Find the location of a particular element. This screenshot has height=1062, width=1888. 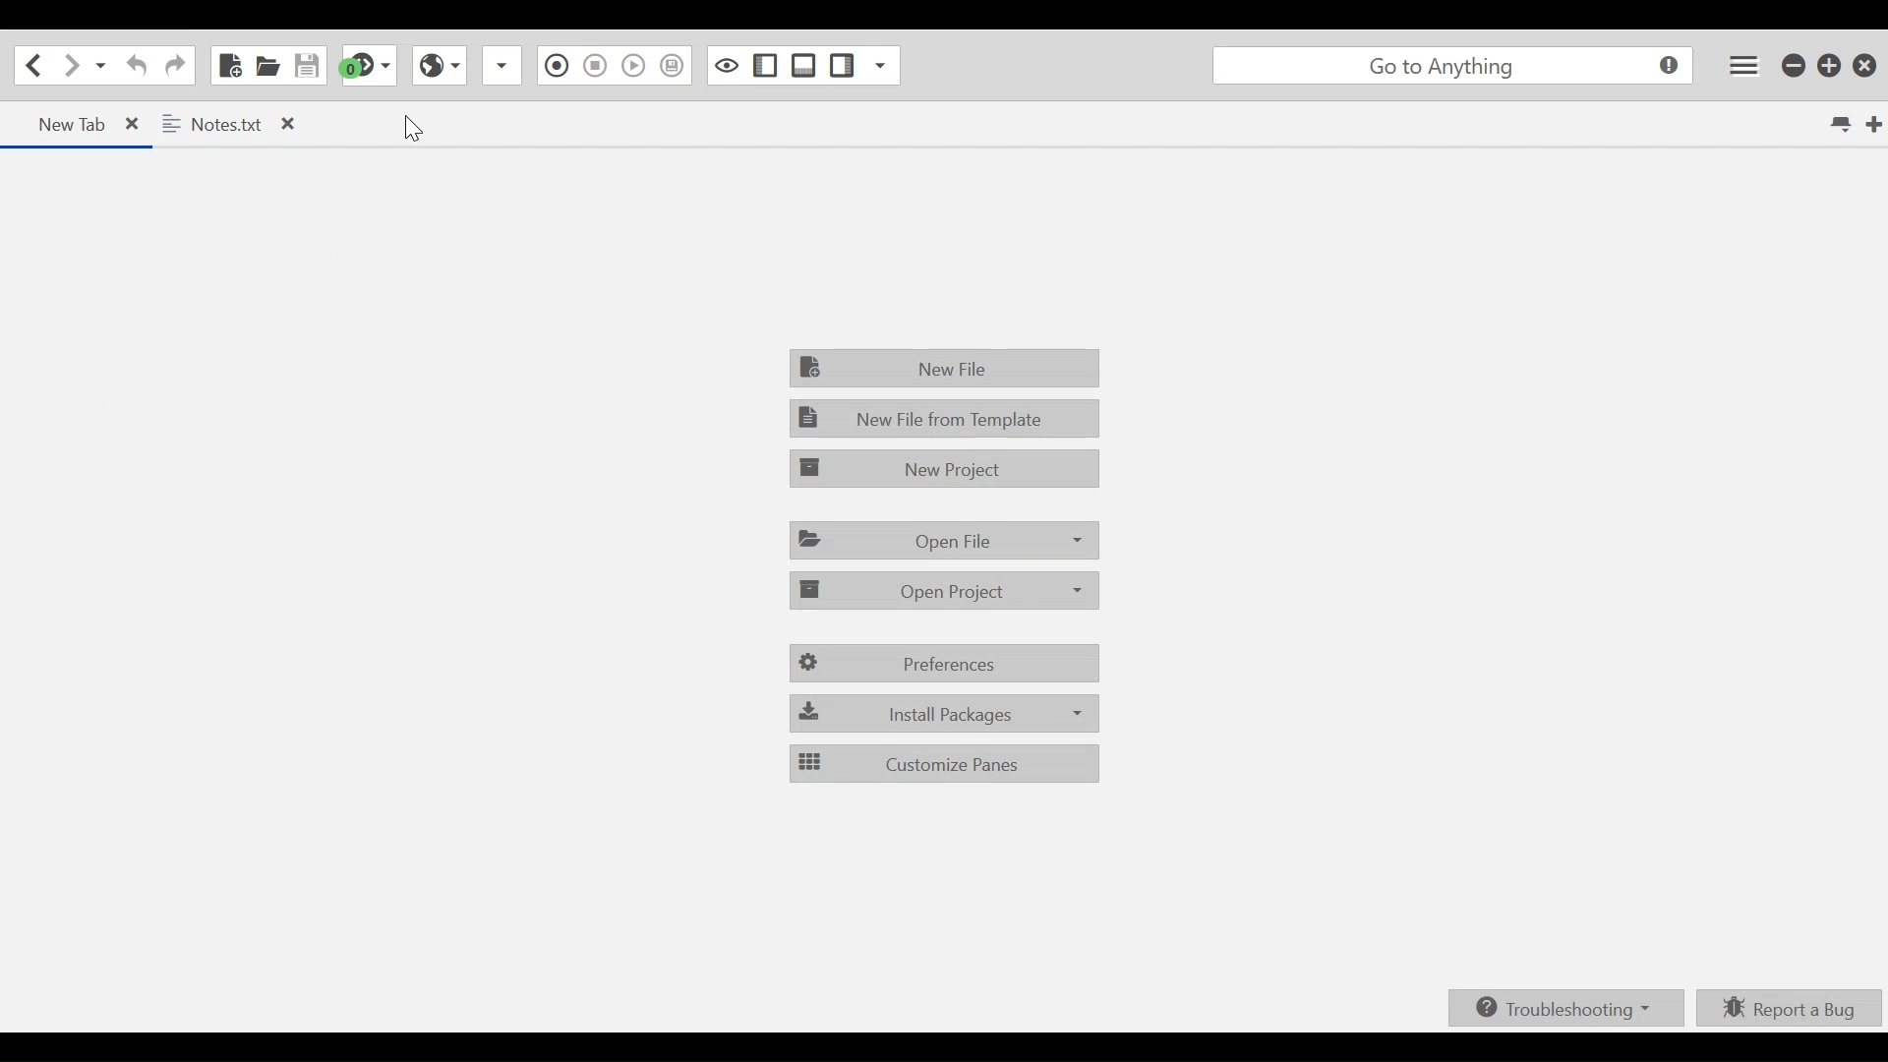

Show/Hide Right Pane is located at coordinates (727, 63).